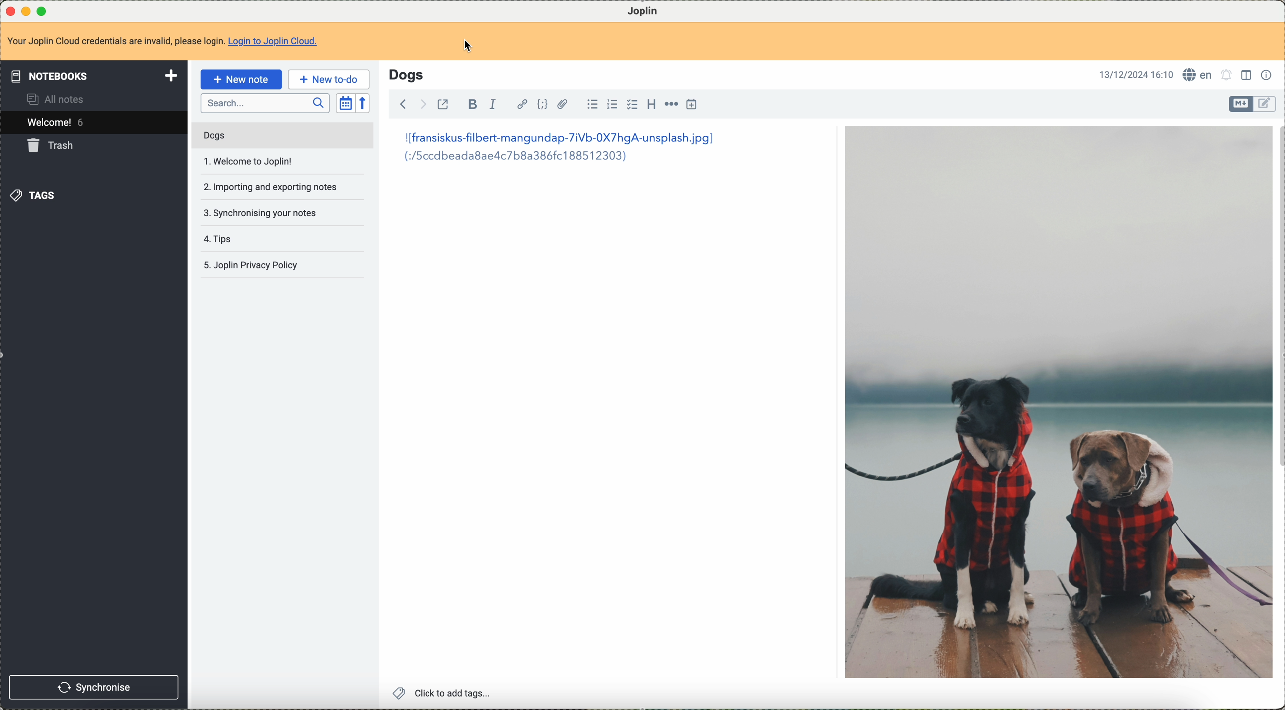  What do you see at coordinates (1226, 77) in the screenshot?
I see `set alarm` at bounding box center [1226, 77].